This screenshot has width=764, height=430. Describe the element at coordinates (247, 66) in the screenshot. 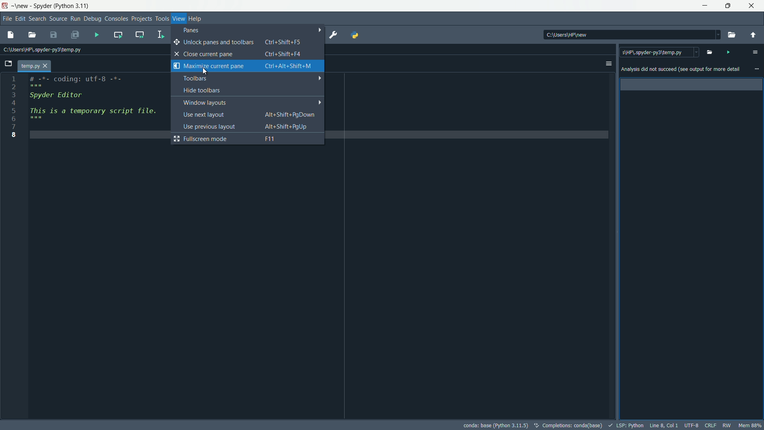

I see `maximize current pane` at that location.